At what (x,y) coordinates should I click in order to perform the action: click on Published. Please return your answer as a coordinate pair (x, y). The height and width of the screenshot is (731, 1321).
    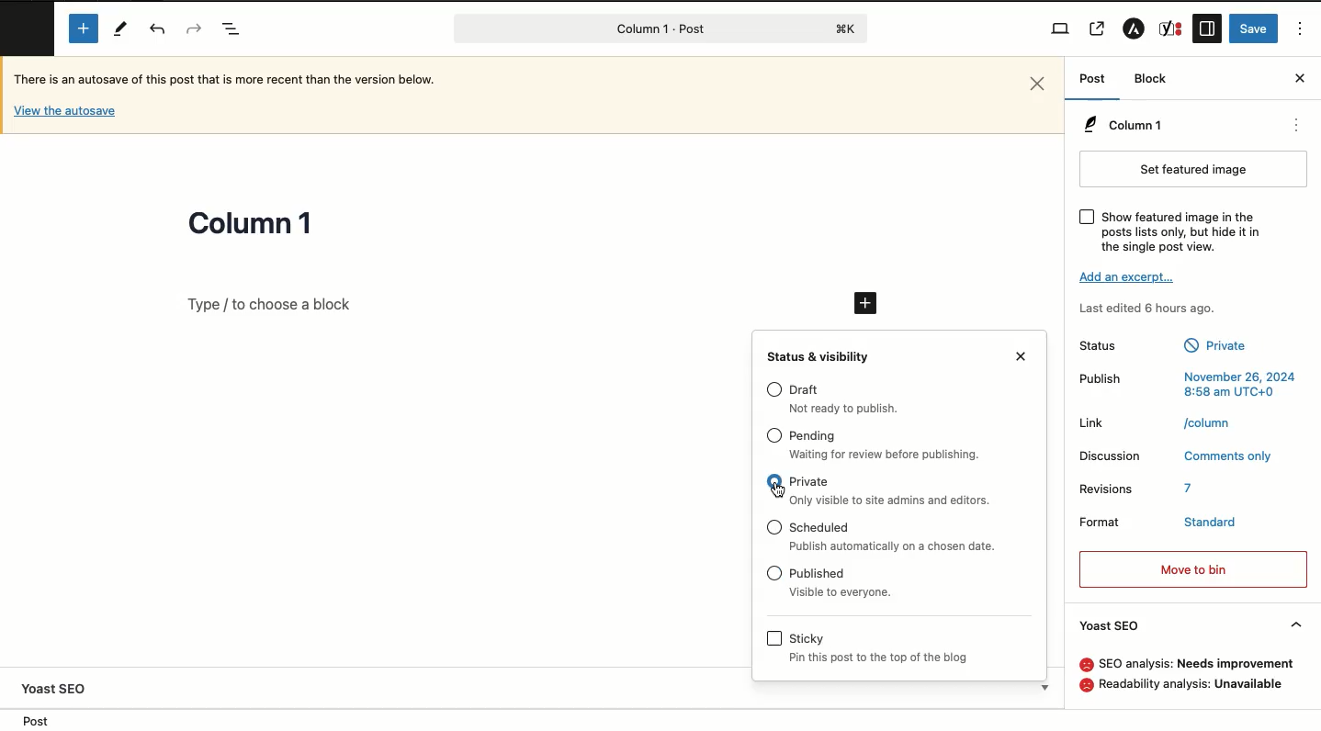
    Looking at the image, I should click on (843, 591).